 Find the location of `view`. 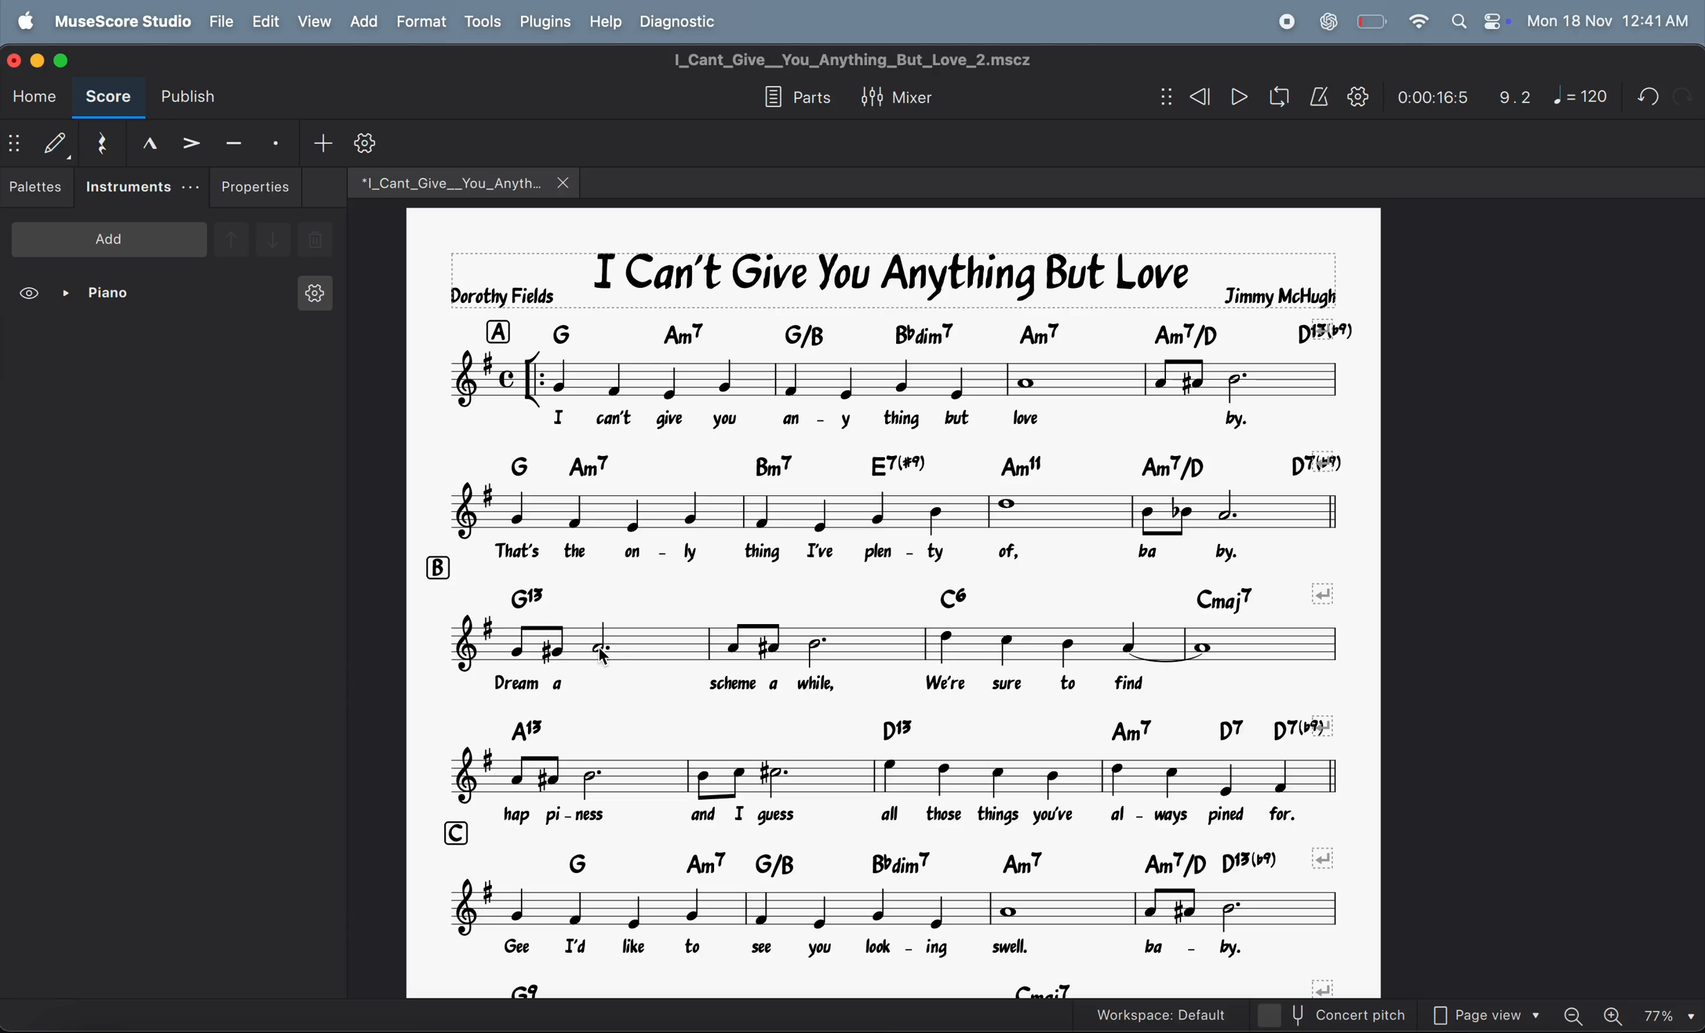

view is located at coordinates (315, 23).